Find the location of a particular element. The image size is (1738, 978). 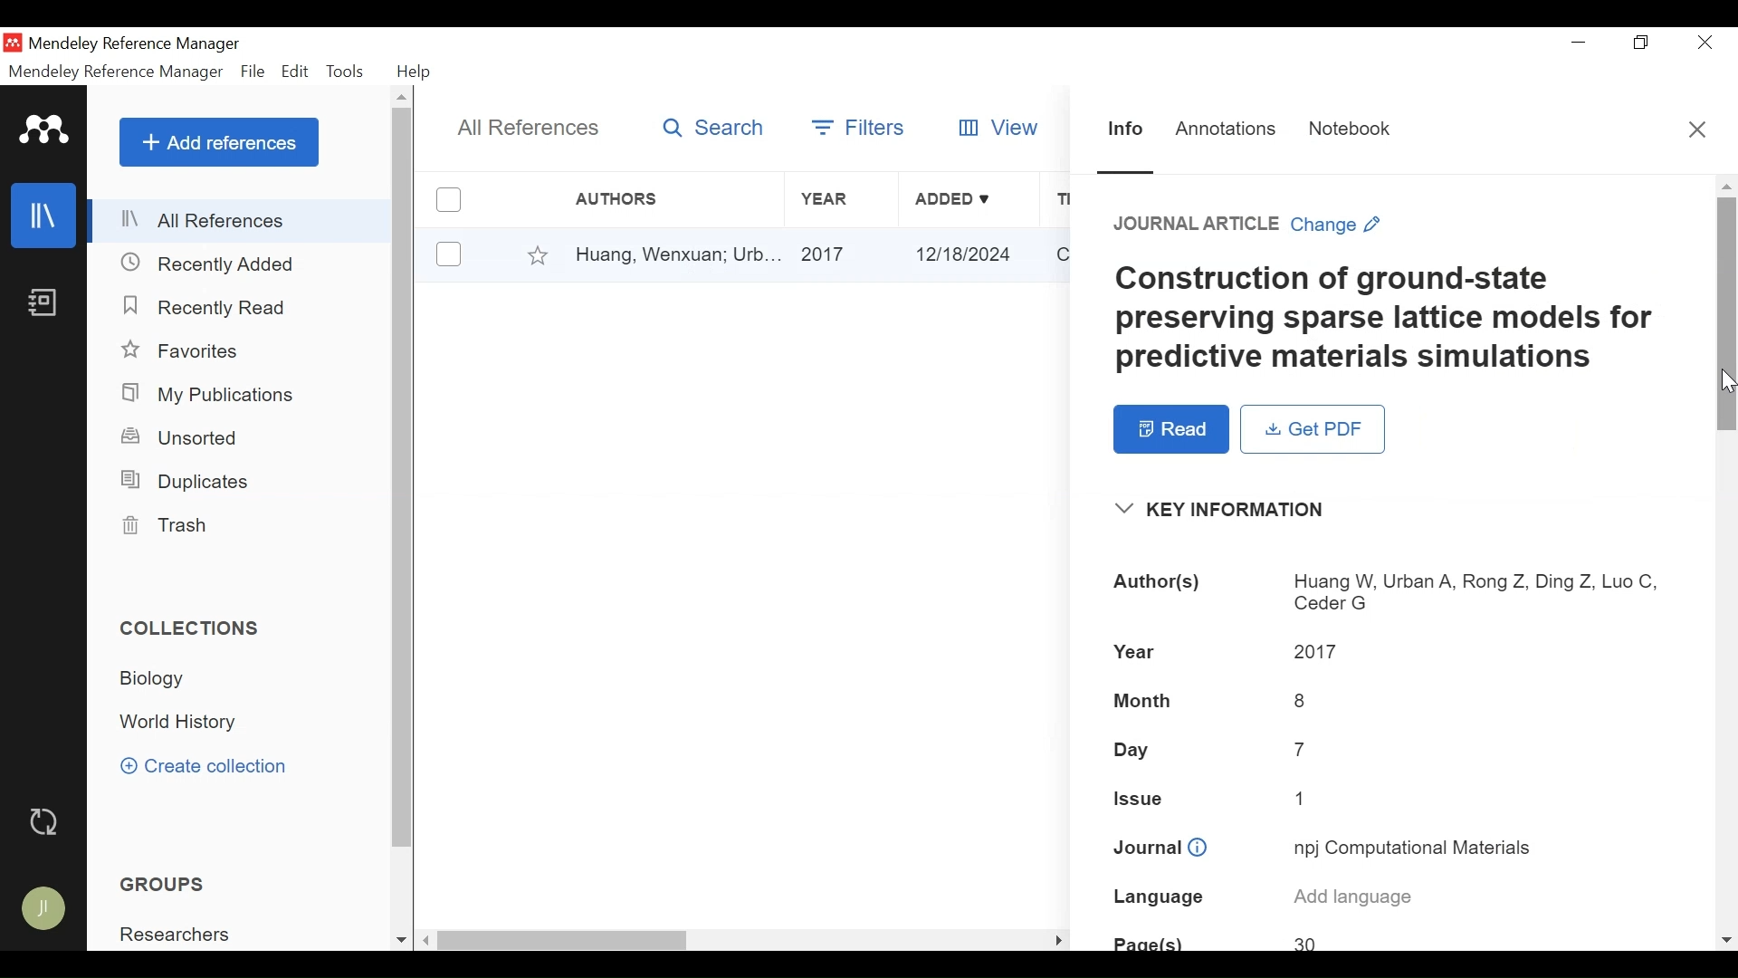

Groups is located at coordinates (162, 884).